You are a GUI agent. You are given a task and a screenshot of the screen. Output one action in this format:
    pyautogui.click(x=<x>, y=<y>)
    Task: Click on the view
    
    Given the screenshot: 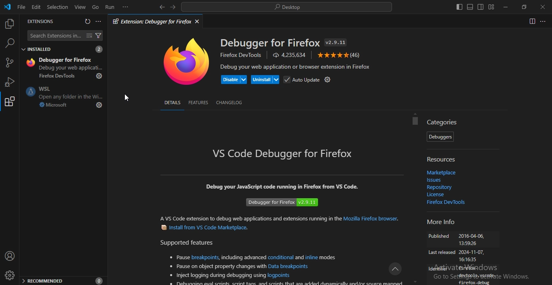 What is the action you would take?
    pyautogui.click(x=80, y=6)
    